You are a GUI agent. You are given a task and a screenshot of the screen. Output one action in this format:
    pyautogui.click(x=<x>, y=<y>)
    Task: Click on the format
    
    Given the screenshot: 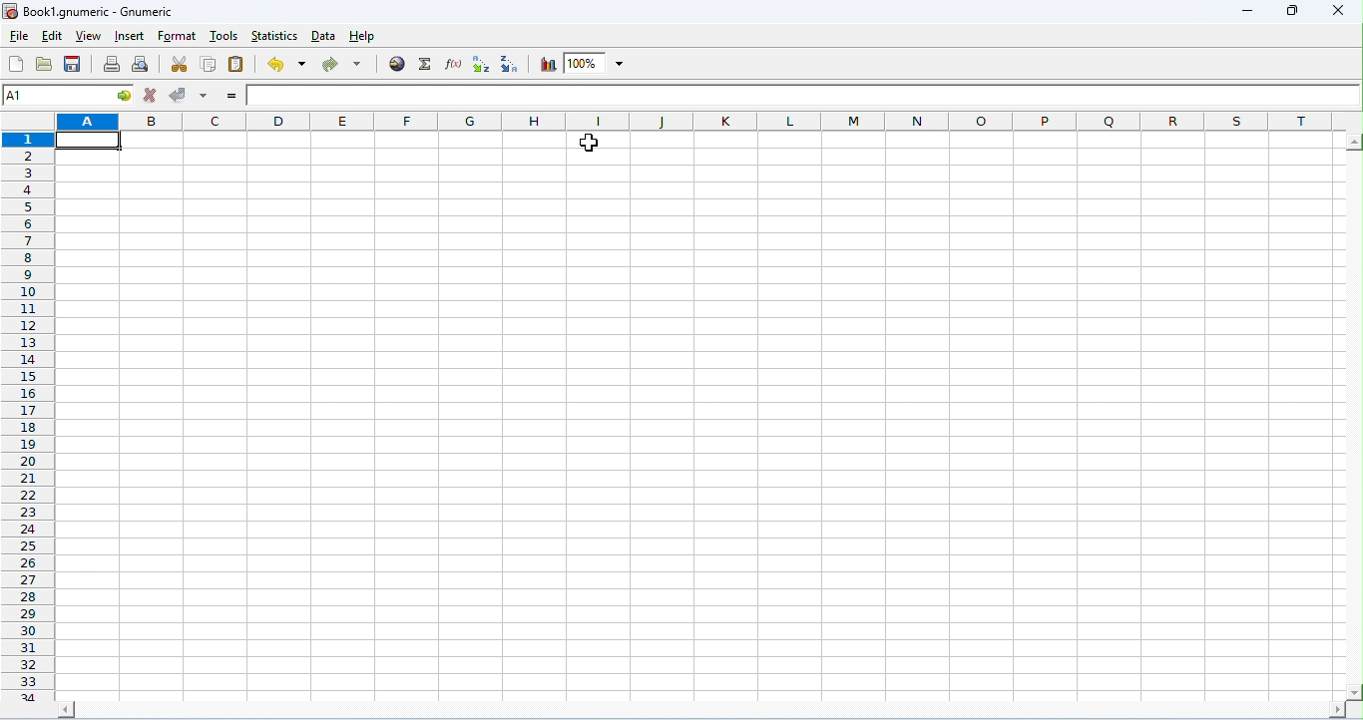 What is the action you would take?
    pyautogui.click(x=177, y=37)
    